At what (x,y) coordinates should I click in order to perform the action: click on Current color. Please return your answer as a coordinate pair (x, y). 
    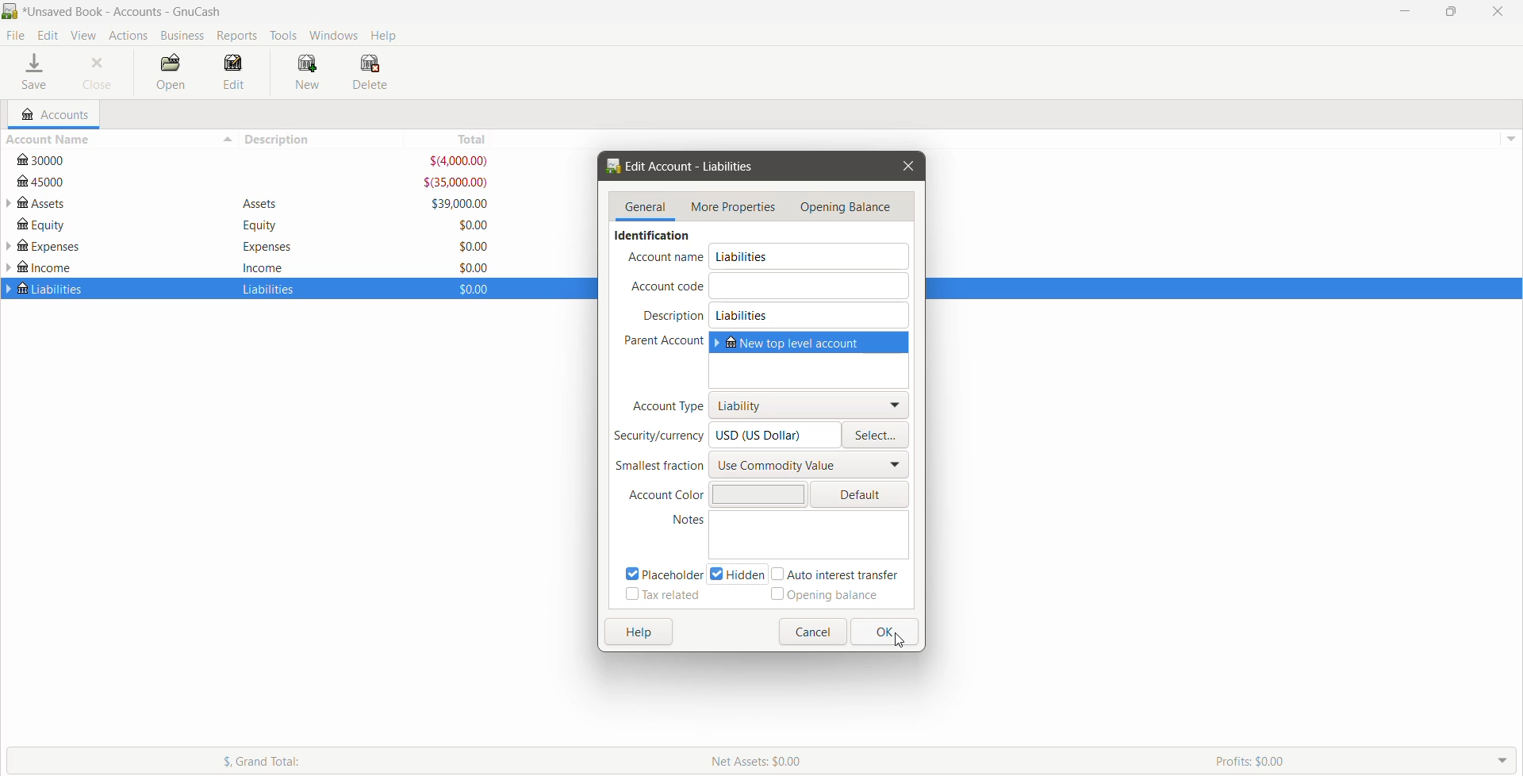
    Looking at the image, I should click on (756, 494).